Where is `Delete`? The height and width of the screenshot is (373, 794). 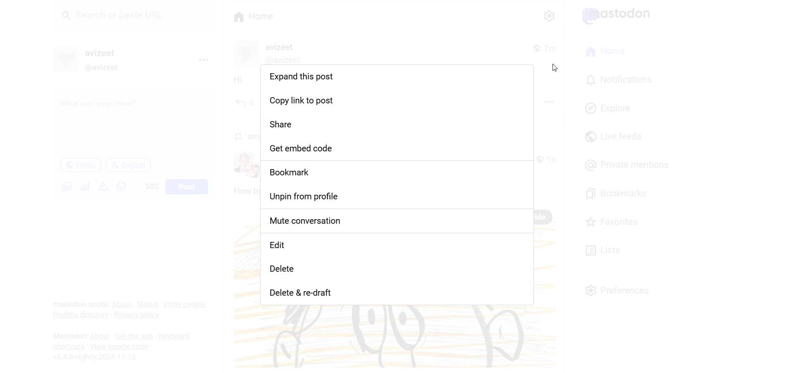 Delete is located at coordinates (398, 273).